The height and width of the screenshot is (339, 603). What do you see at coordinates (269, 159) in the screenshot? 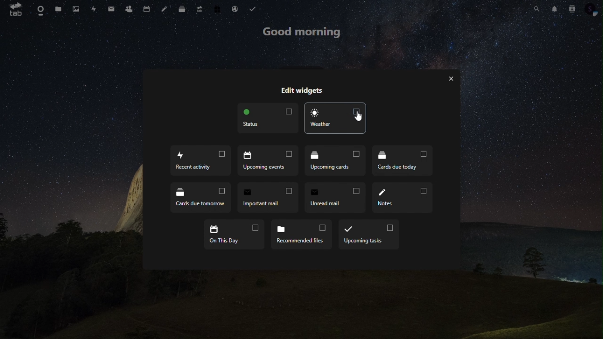
I see `upcoming events` at bounding box center [269, 159].